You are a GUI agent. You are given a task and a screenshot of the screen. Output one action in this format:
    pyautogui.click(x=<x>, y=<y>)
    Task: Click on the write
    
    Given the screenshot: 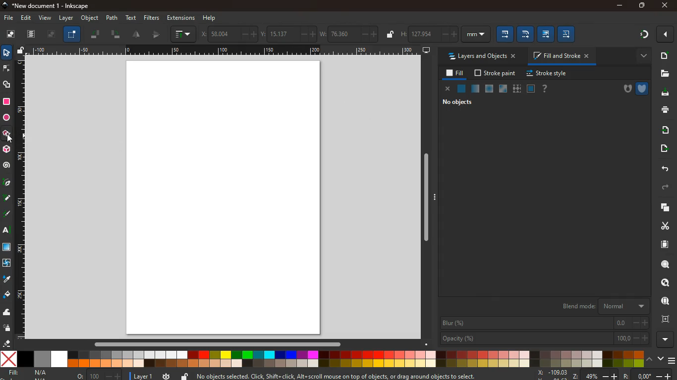 What is the action you would take?
    pyautogui.click(x=7, y=213)
    